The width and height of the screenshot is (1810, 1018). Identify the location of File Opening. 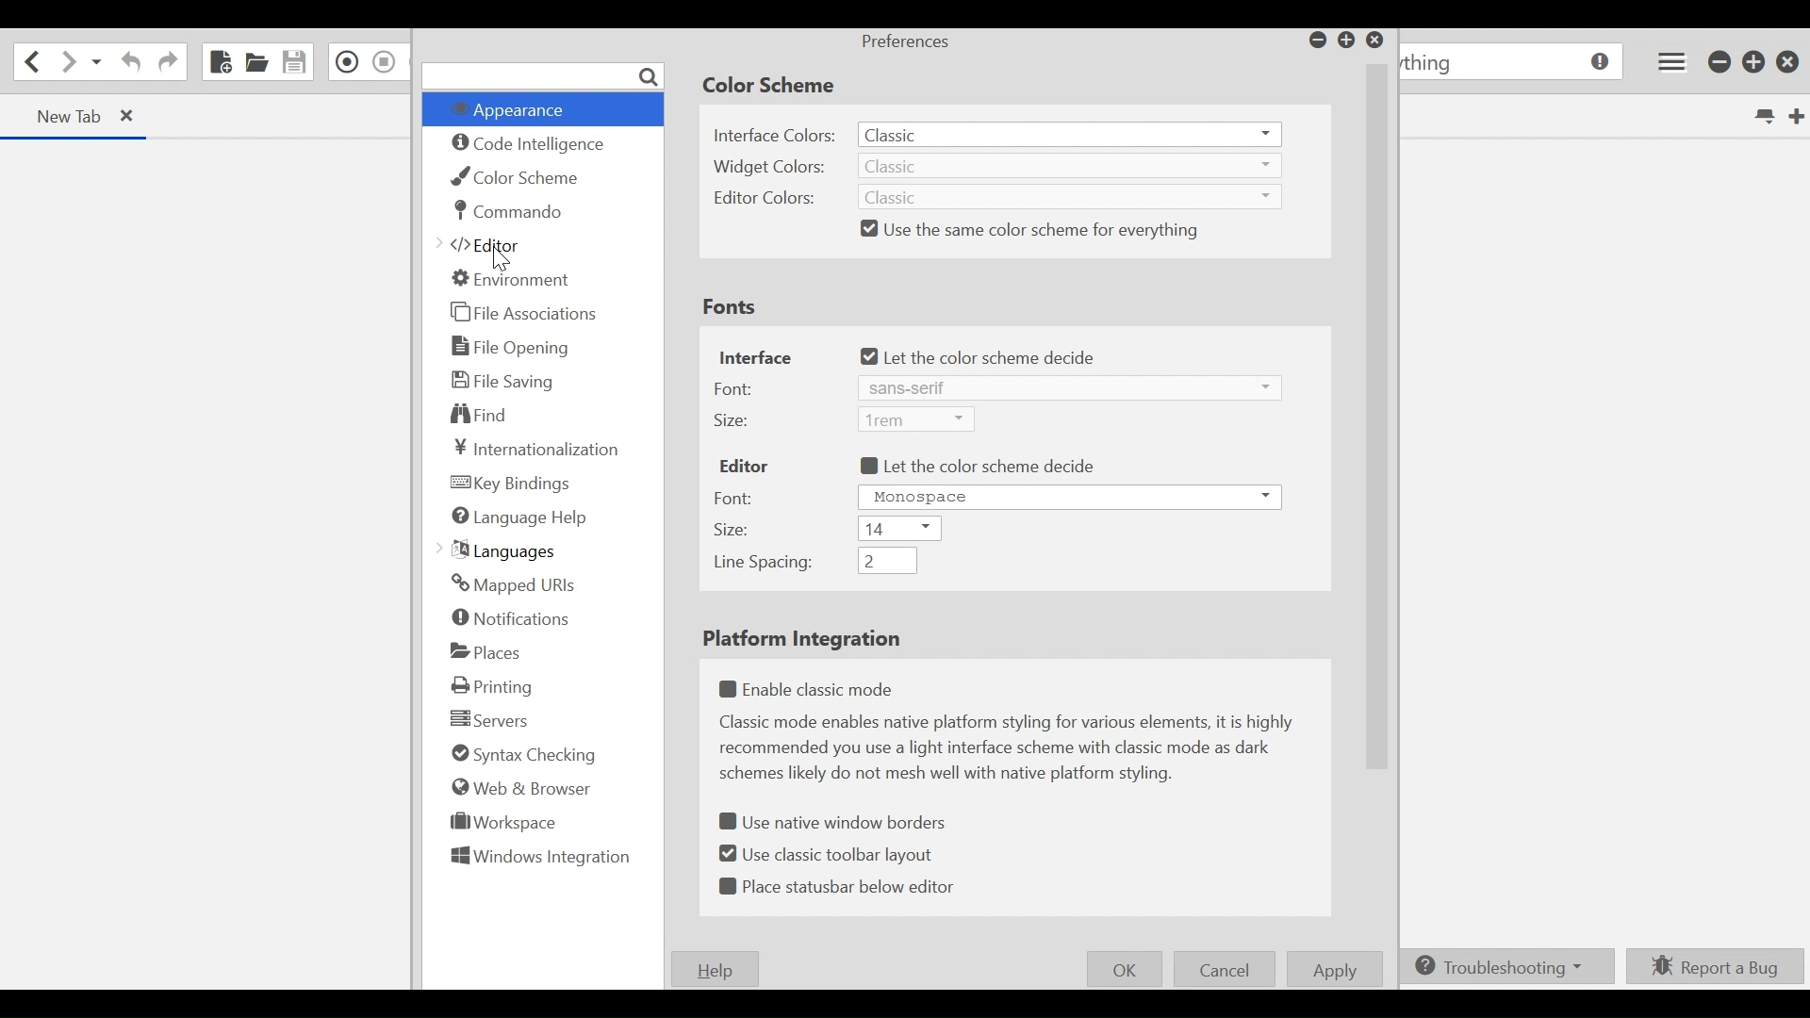
(507, 348).